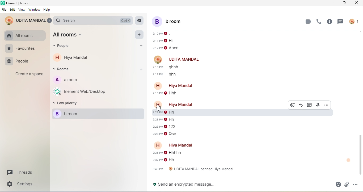  What do you see at coordinates (176, 48) in the screenshot?
I see `abcd` at bounding box center [176, 48].